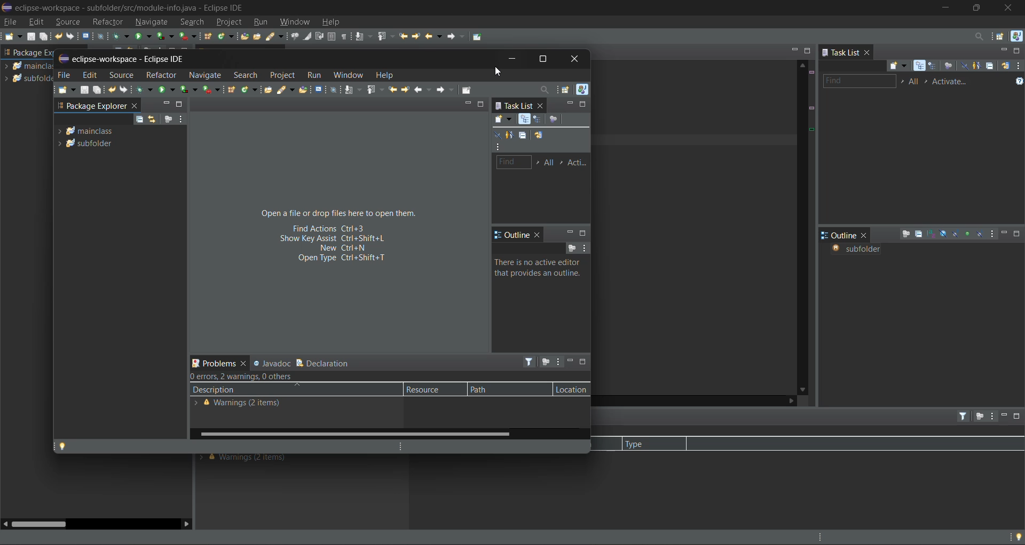  Describe the element at coordinates (514, 106) in the screenshot. I see `task list` at that location.